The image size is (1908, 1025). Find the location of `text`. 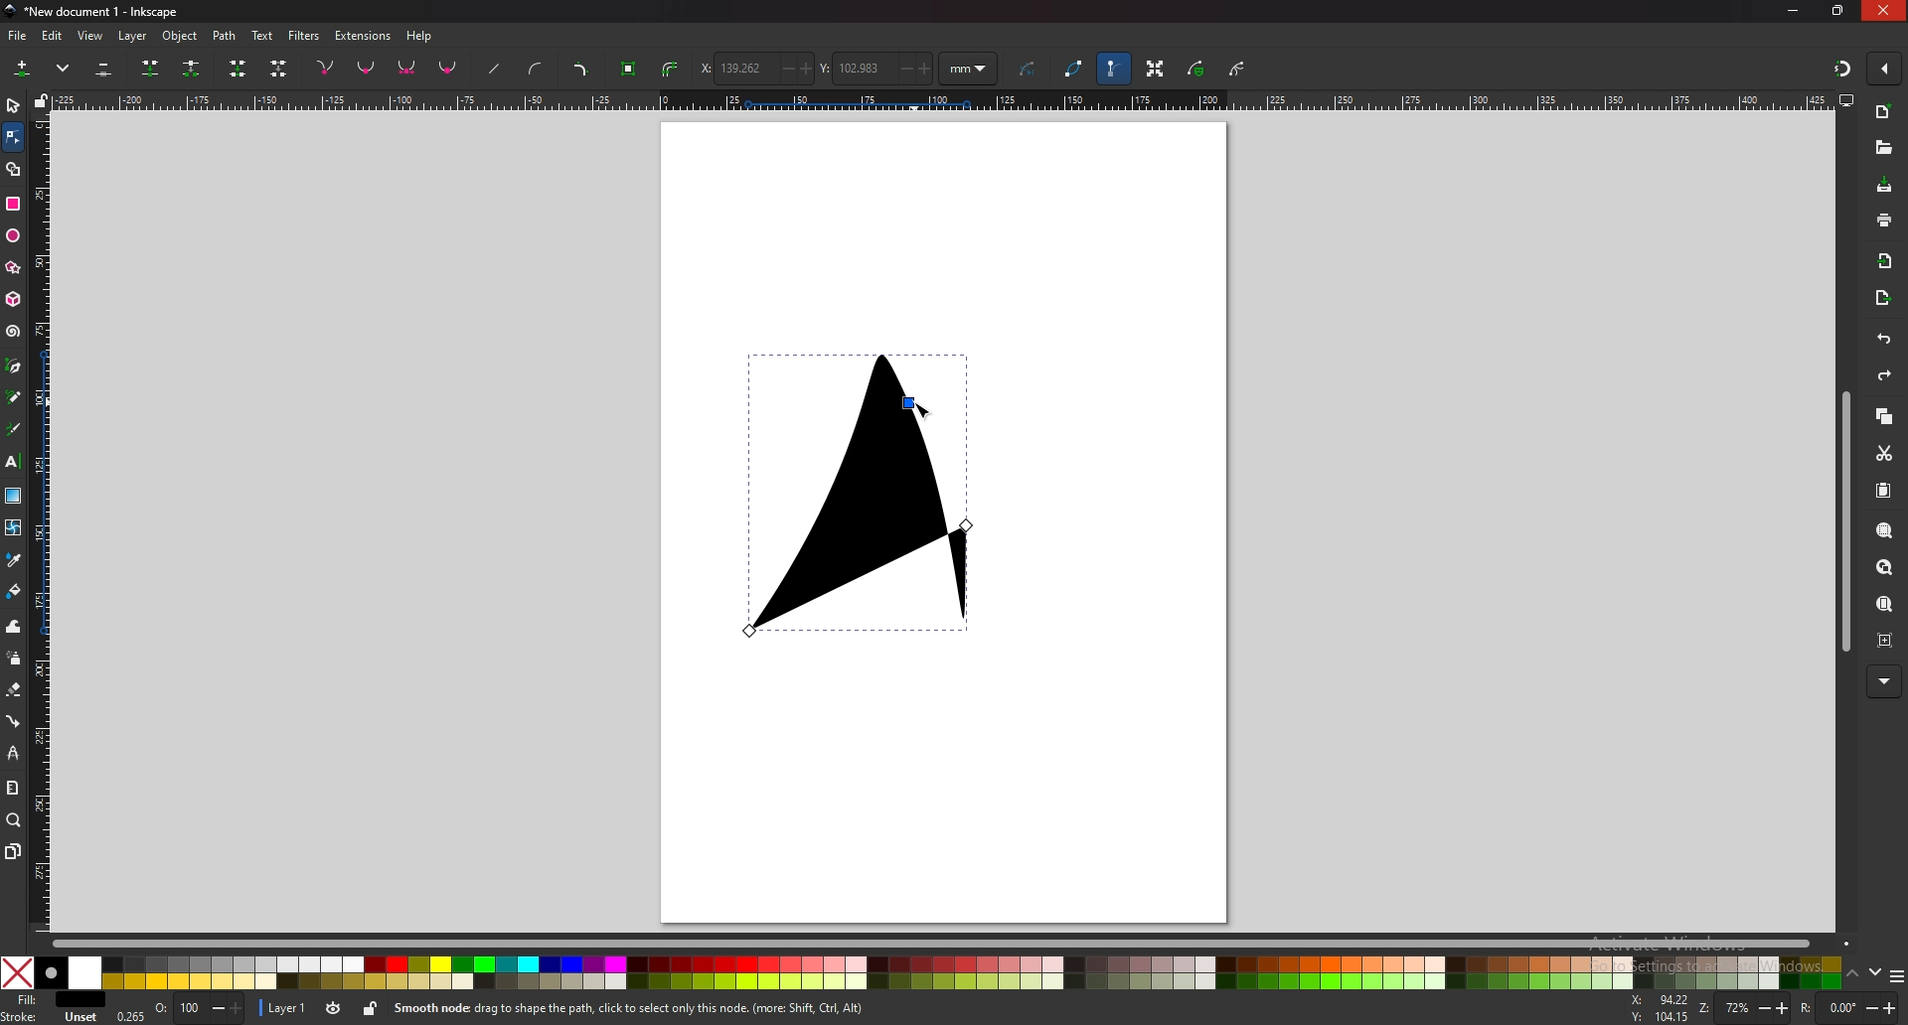

text is located at coordinates (262, 36).